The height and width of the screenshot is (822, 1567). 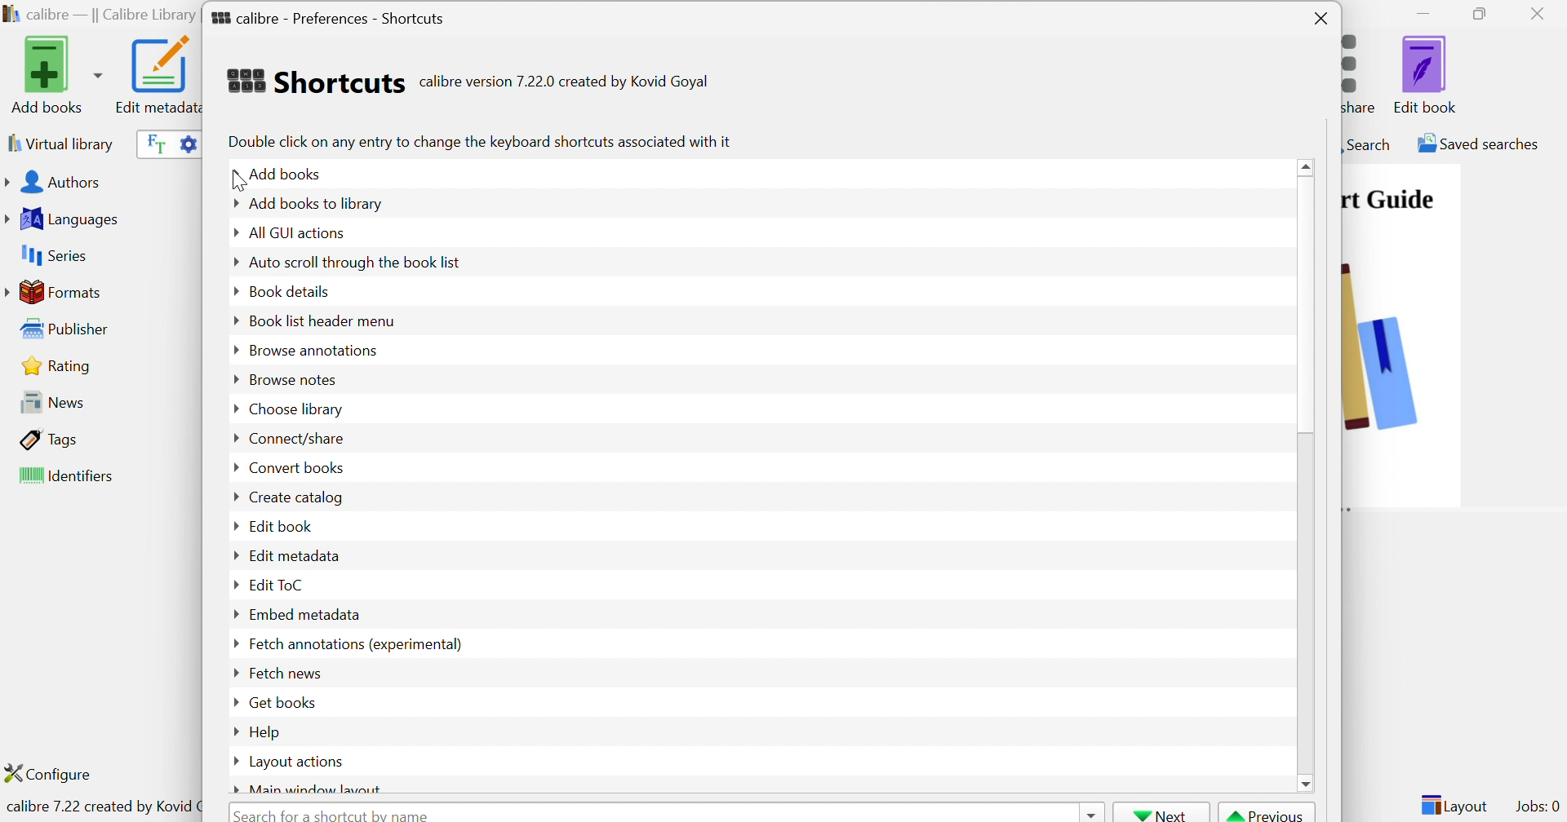 I want to click on Series, so click(x=51, y=256).